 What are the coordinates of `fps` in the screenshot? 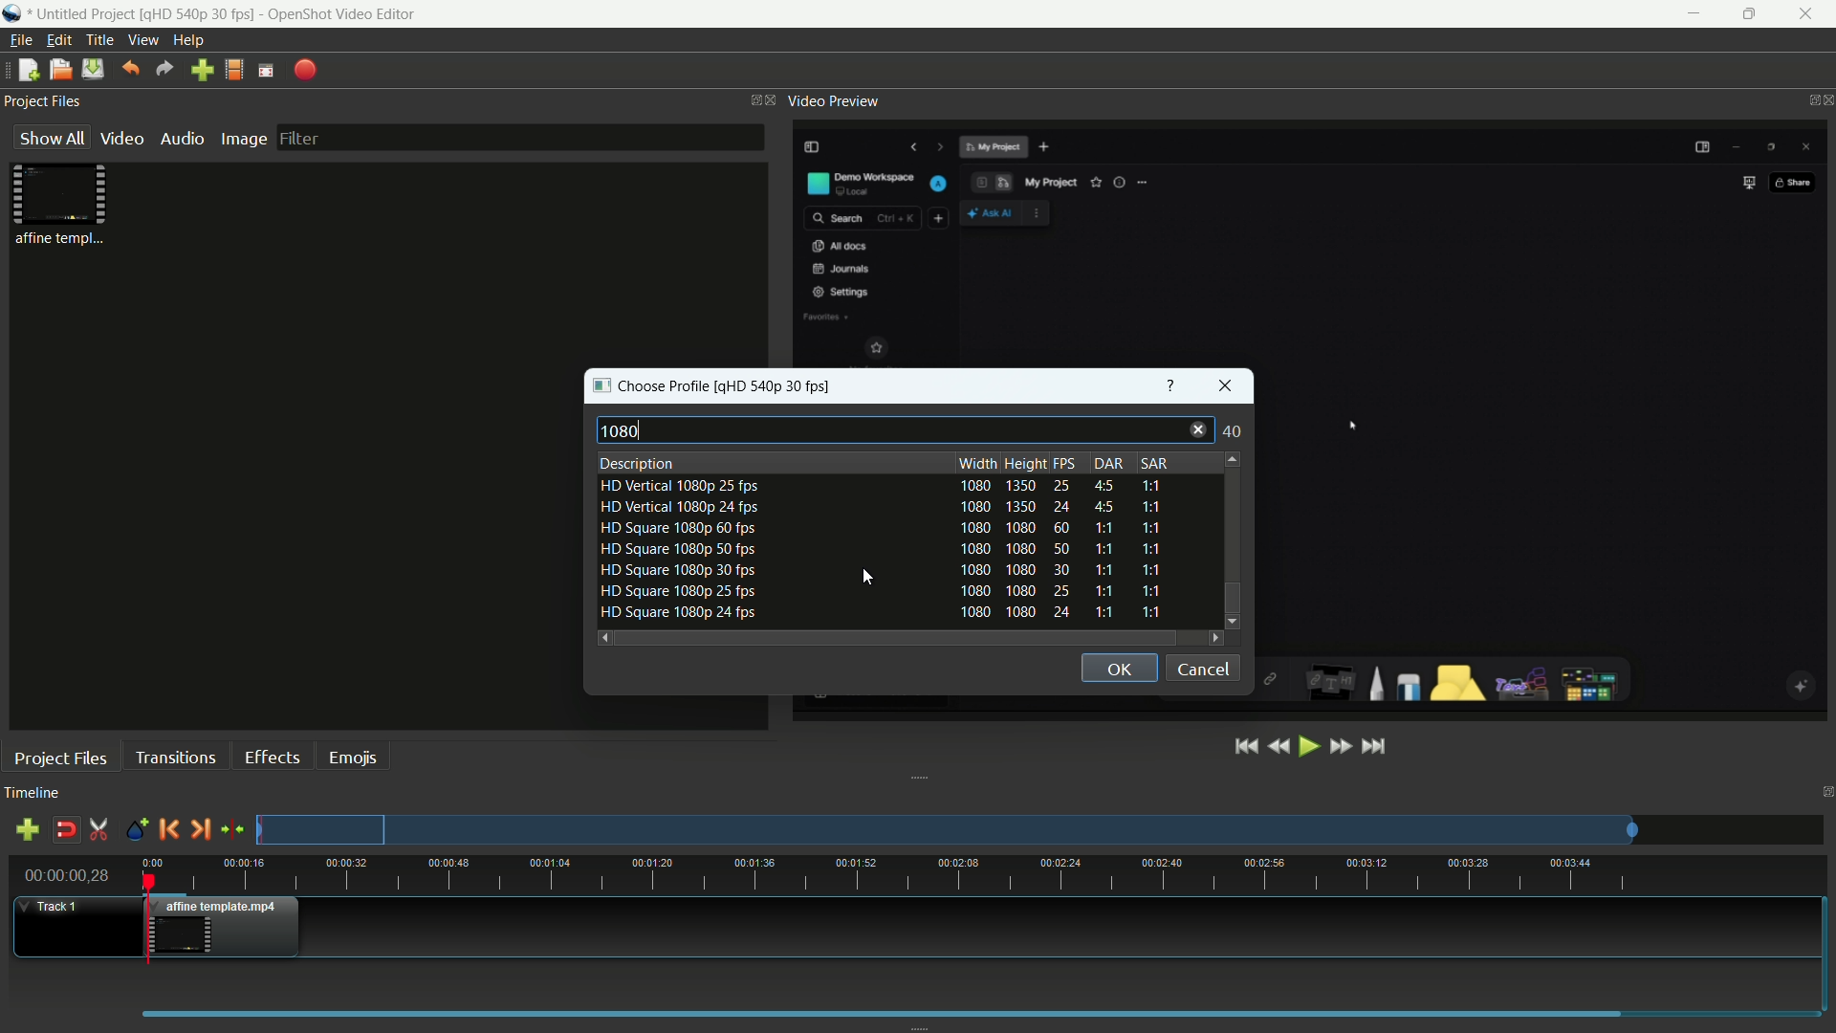 It's located at (1070, 464).